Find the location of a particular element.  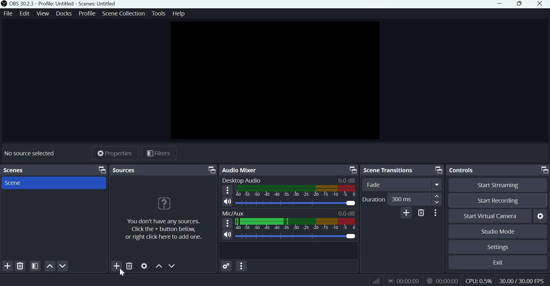

view is located at coordinates (43, 13).